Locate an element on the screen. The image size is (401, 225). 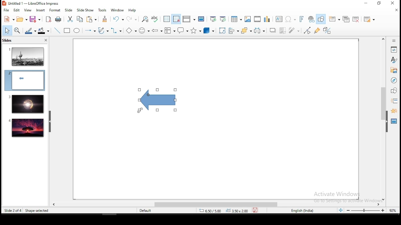
master slides is located at coordinates (394, 121).